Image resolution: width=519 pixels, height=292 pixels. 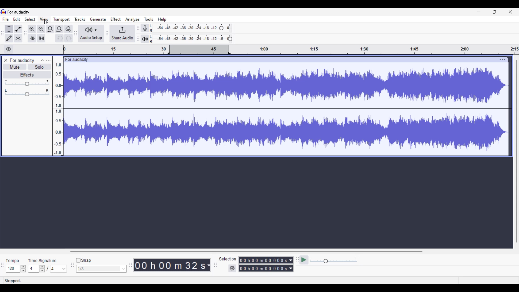 I want to click on Multi-tool, so click(x=18, y=38).